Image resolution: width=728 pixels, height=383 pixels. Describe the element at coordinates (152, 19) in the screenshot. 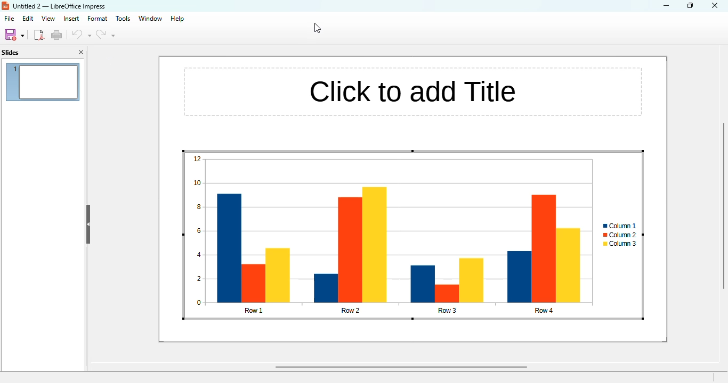

I see `window` at that location.